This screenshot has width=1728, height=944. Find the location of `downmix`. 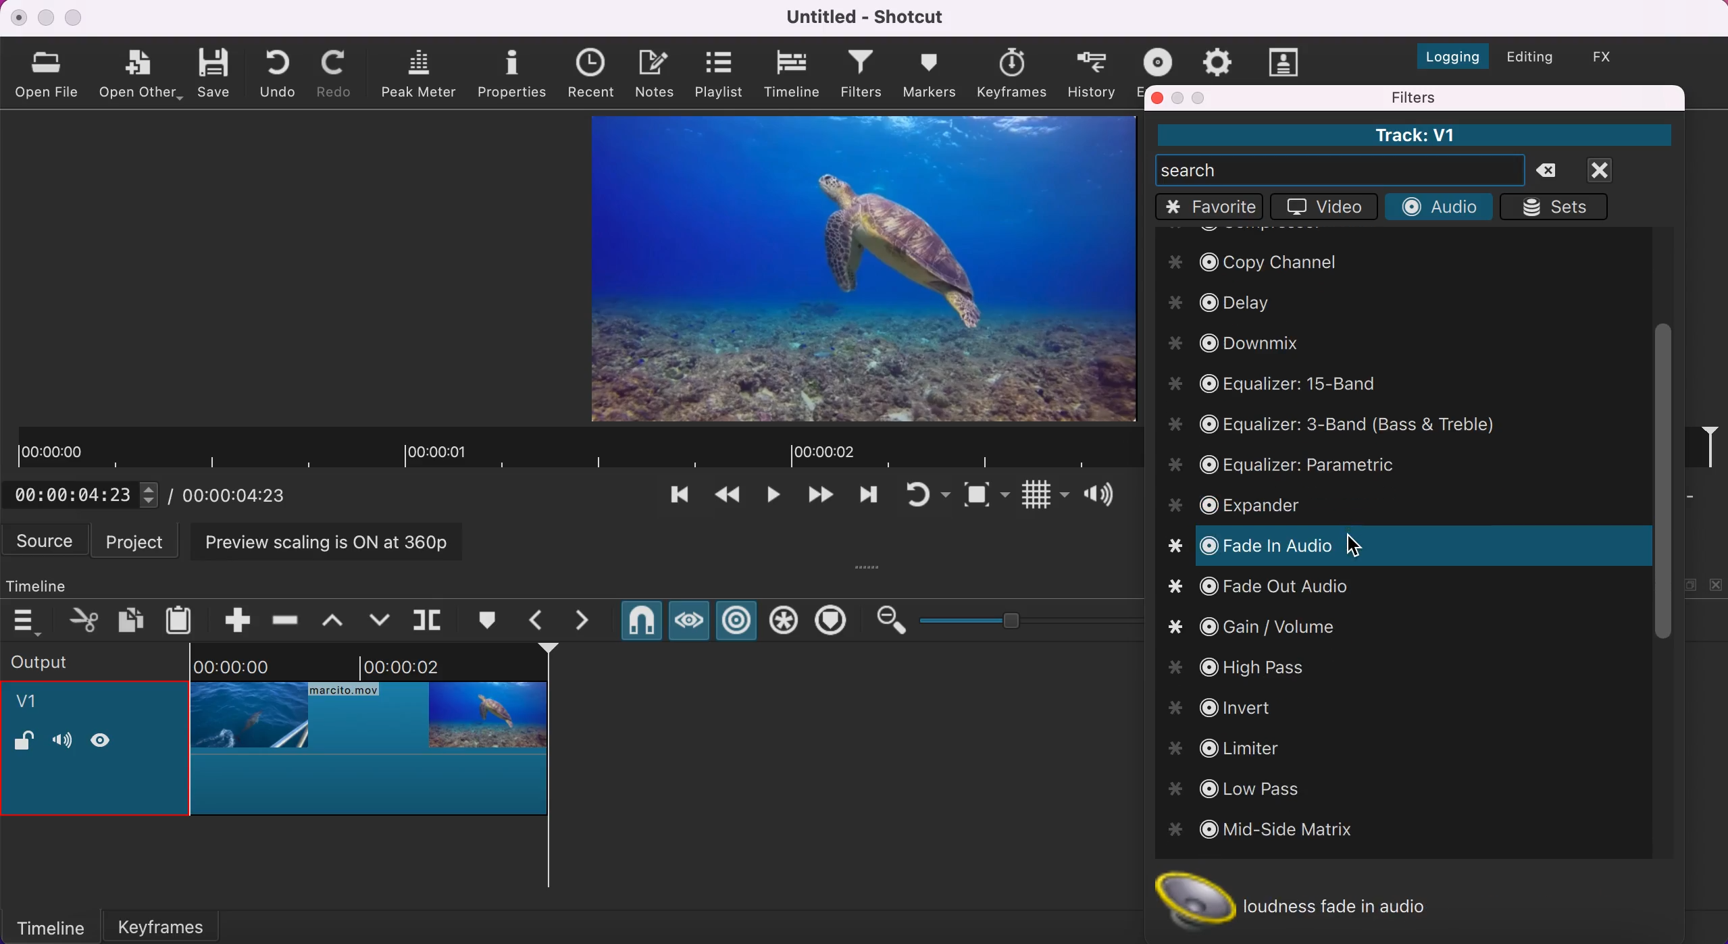

downmix is located at coordinates (1240, 344).